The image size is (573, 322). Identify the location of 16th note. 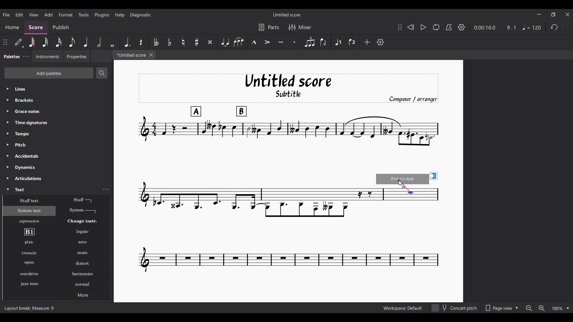
(58, 42).